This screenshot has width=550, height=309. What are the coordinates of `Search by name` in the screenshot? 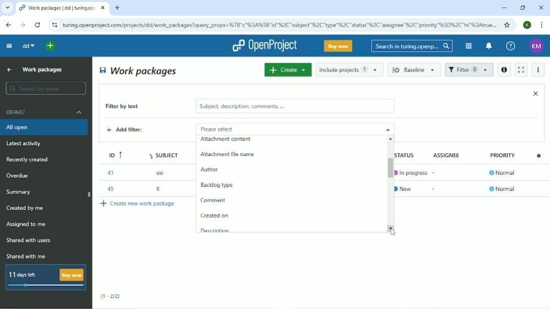 It's located at (45, 89).